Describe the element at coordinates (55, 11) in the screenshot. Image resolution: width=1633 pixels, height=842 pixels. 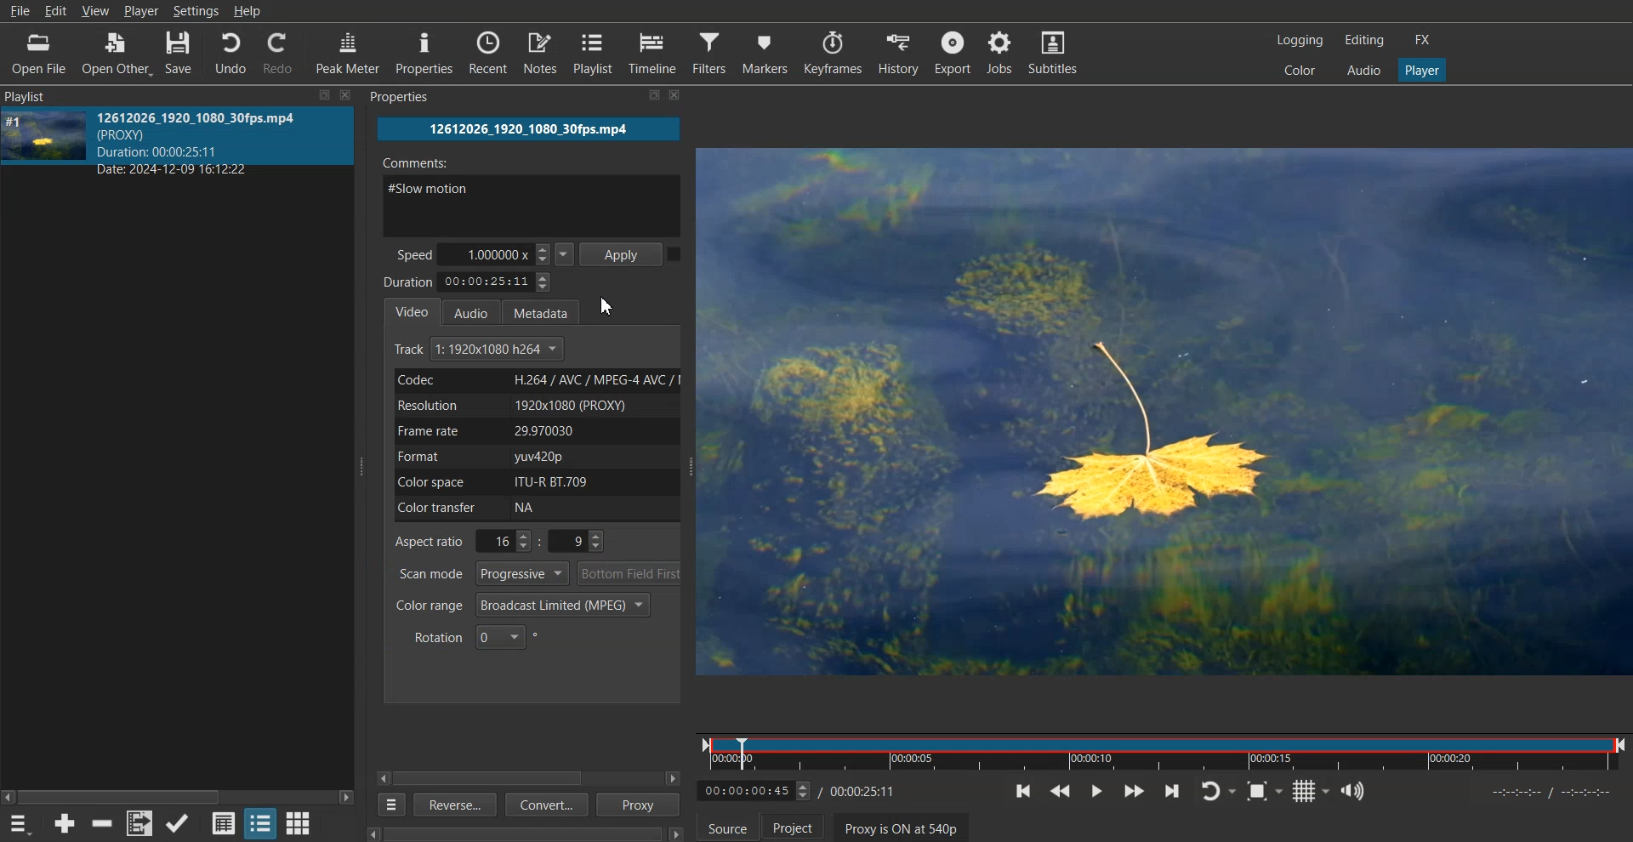
I see `Edit` at that location.